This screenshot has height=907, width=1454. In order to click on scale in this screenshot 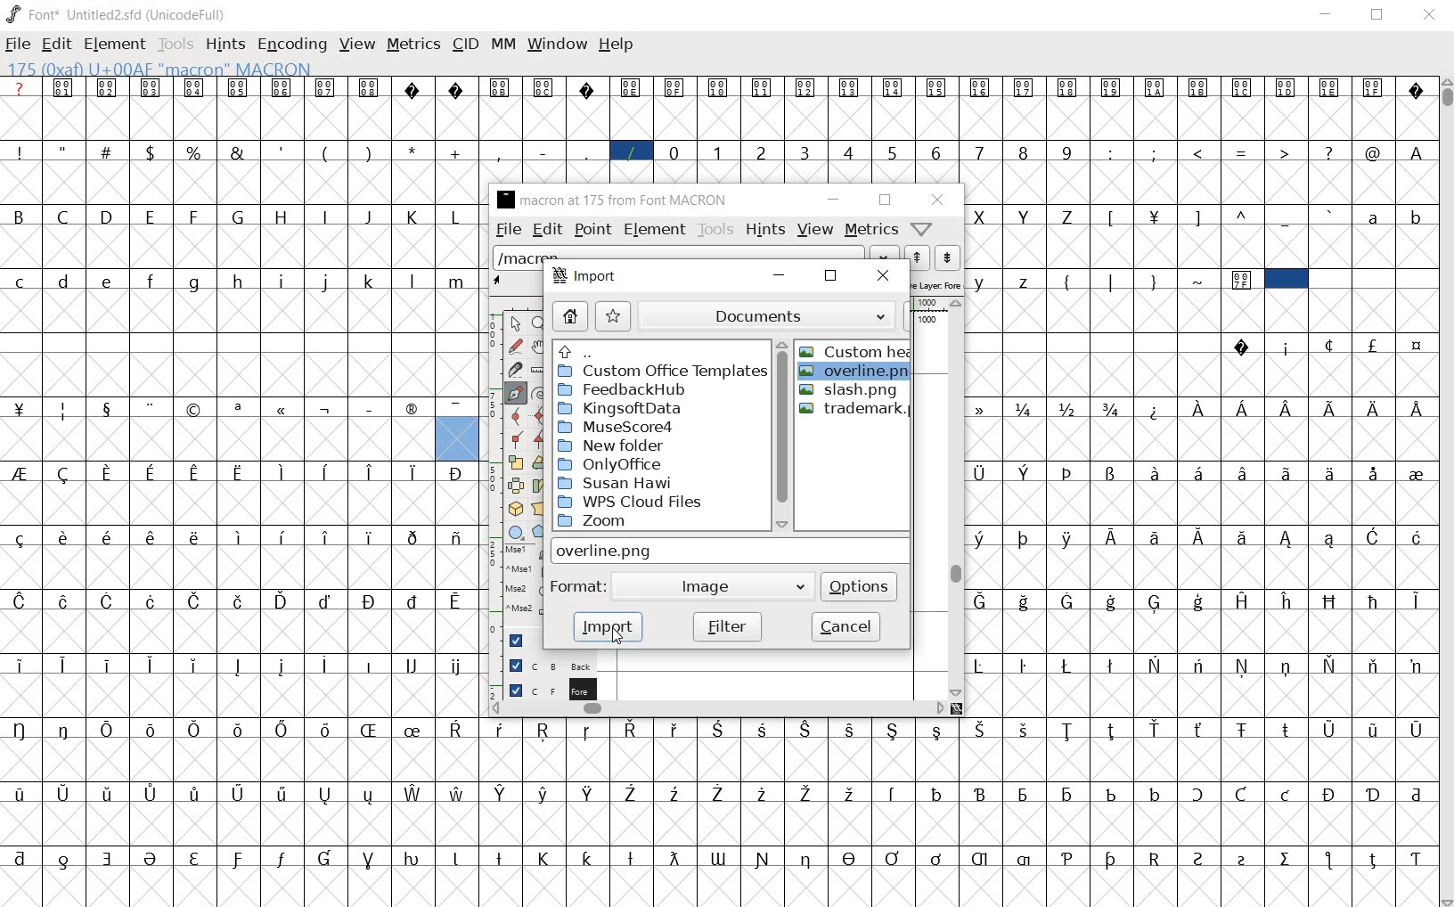, I will do `click(516, 462)`.